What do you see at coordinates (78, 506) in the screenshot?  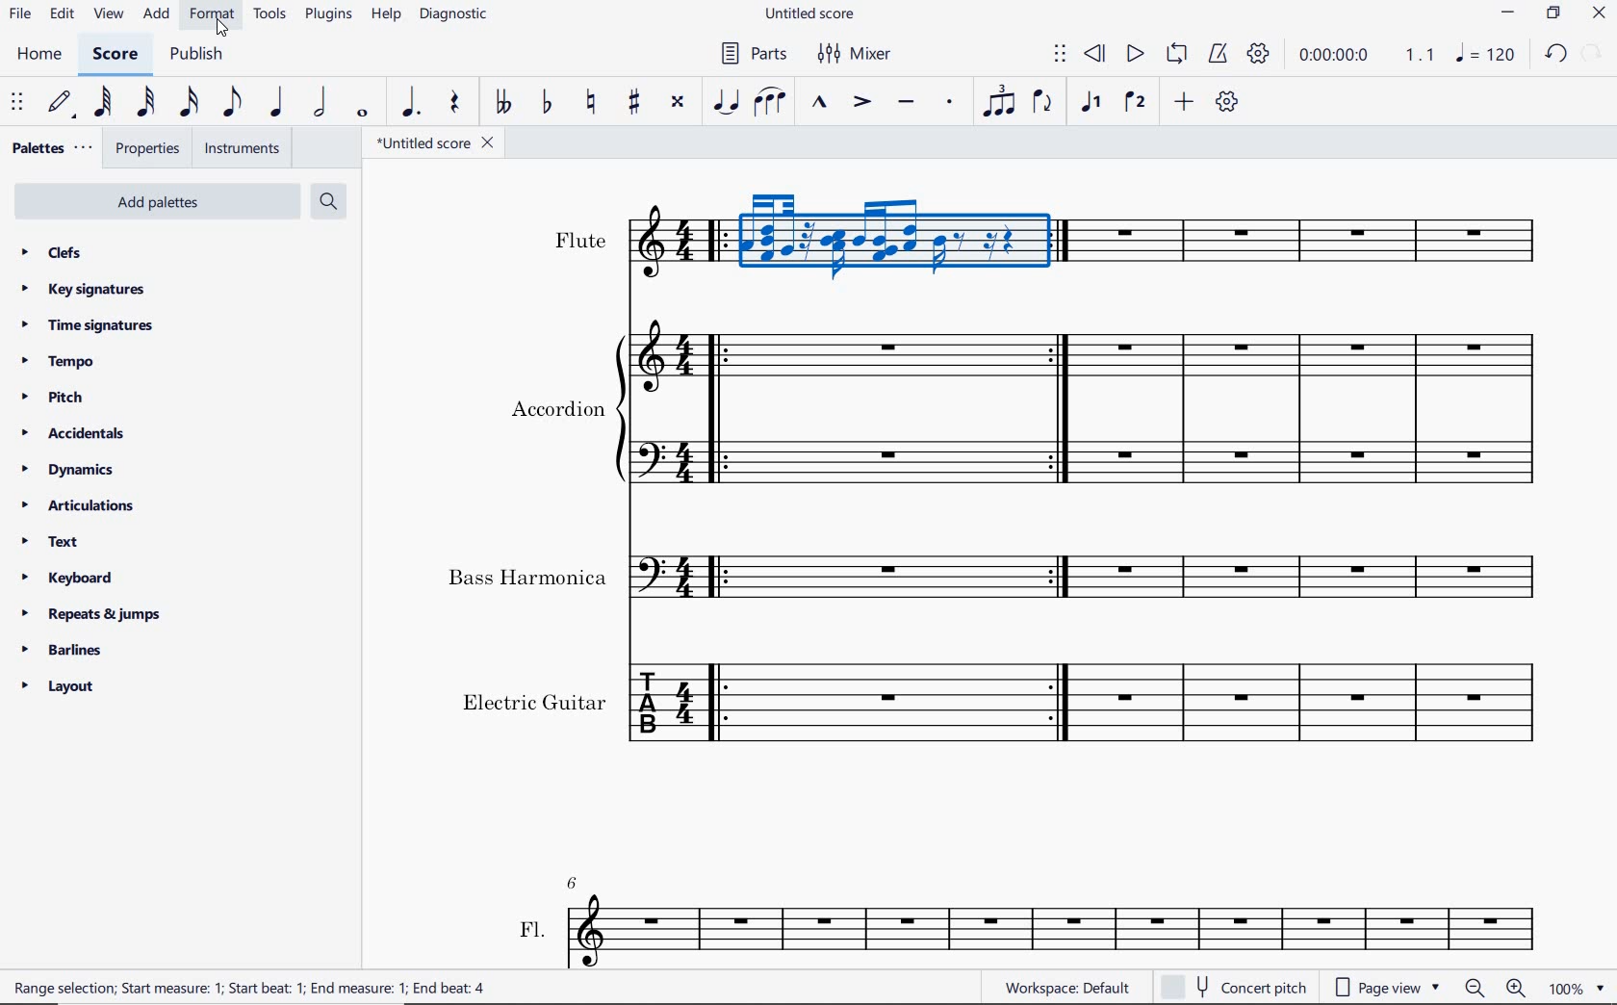 I see `articulations` at bounding box center [78, 506].